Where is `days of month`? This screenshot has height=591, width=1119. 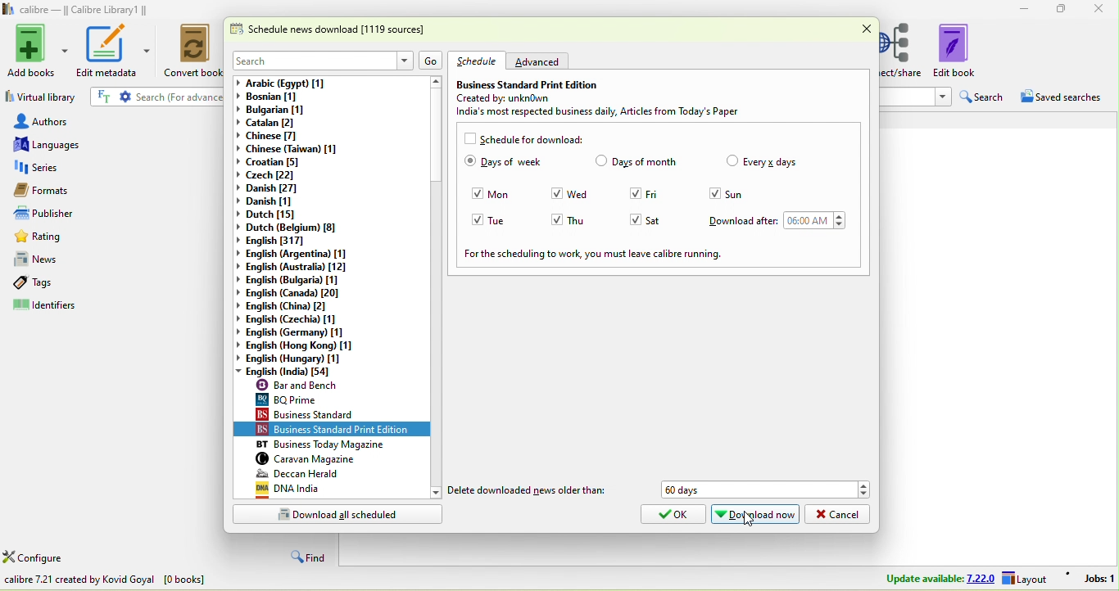 days of month is located at coordinates (646, 162).